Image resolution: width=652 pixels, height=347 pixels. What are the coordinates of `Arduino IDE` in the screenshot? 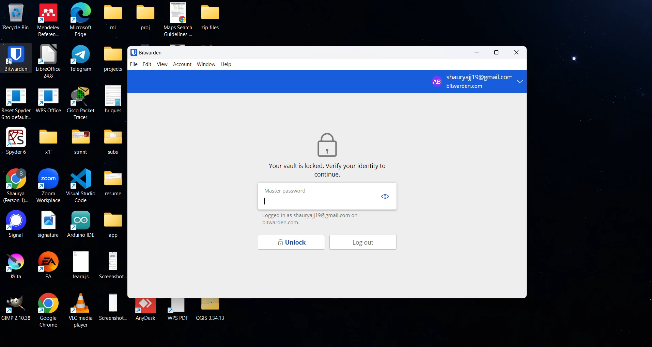 It's located at (81, 224).